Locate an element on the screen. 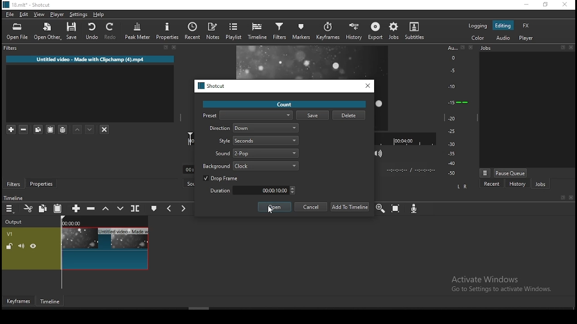 Image resolution: width=577 pixels, height=324 pixels. view menu is located at coordinates (485, 171).